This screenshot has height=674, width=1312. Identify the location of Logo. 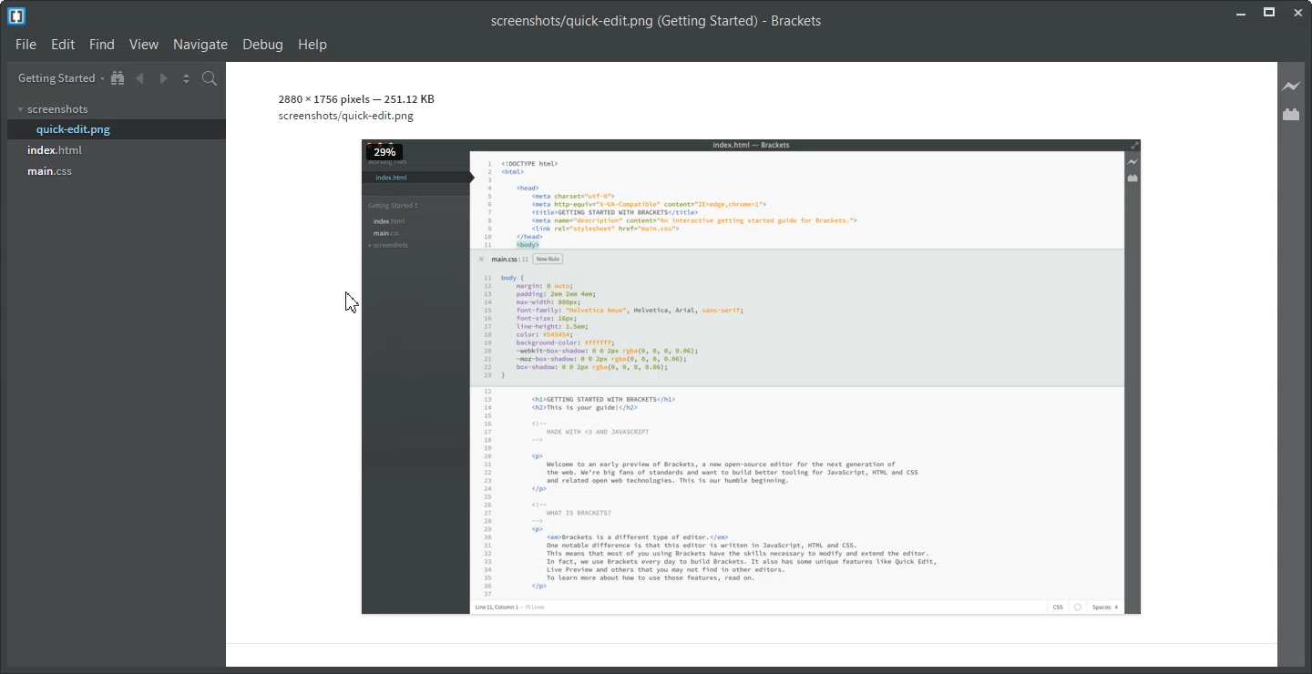
(16, 15).